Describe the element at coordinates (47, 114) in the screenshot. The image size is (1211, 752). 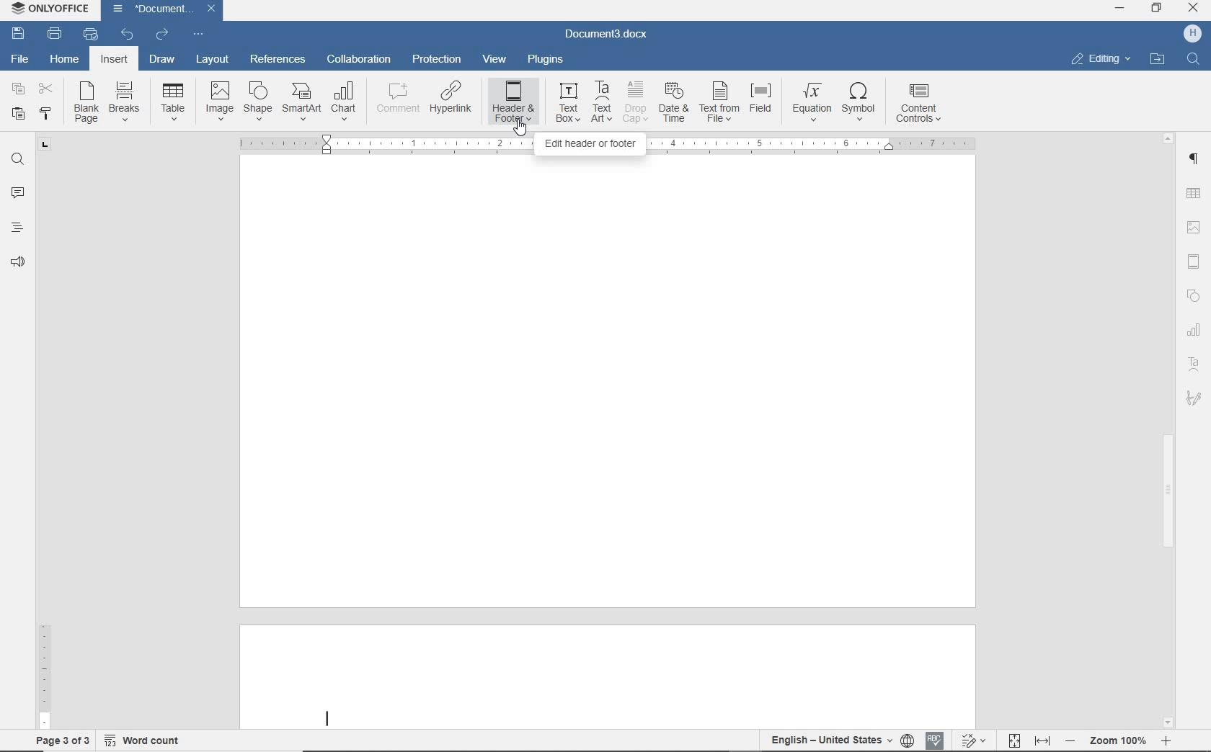
I see `COPY STYLE` at that location.